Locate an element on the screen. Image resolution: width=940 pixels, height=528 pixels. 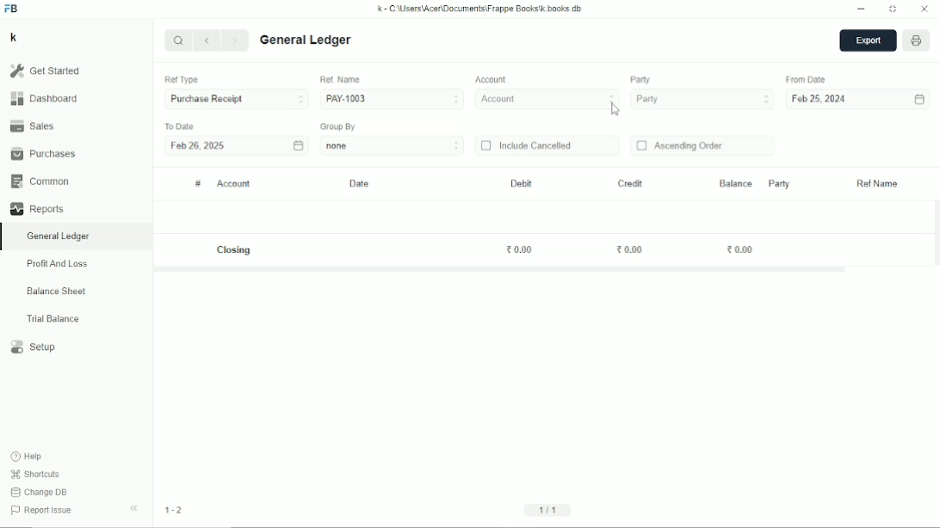
General ledger is located at coordinates (59, 236).